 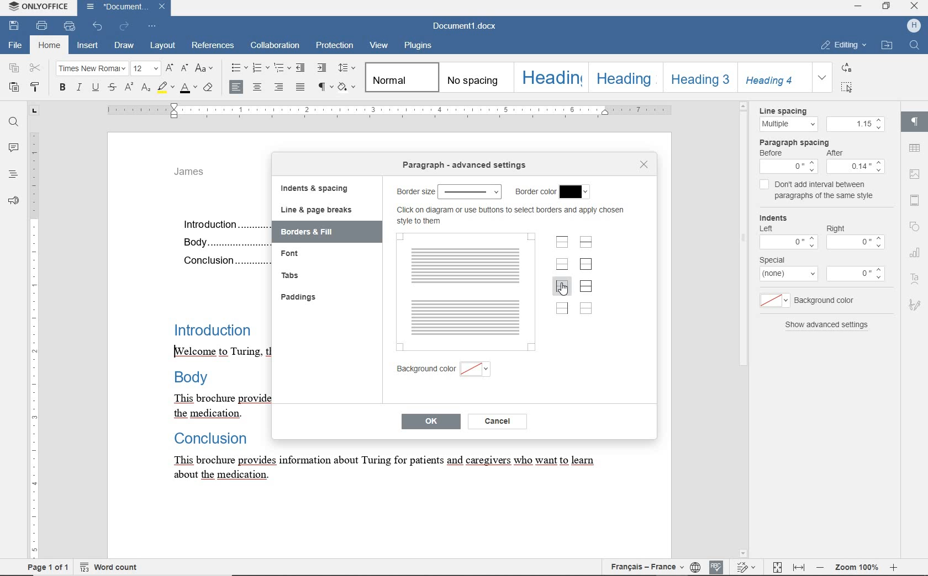 What do you see at coordinates (161, 46) in the screenshot?
I see `layout` at bounding box center [161, 46].